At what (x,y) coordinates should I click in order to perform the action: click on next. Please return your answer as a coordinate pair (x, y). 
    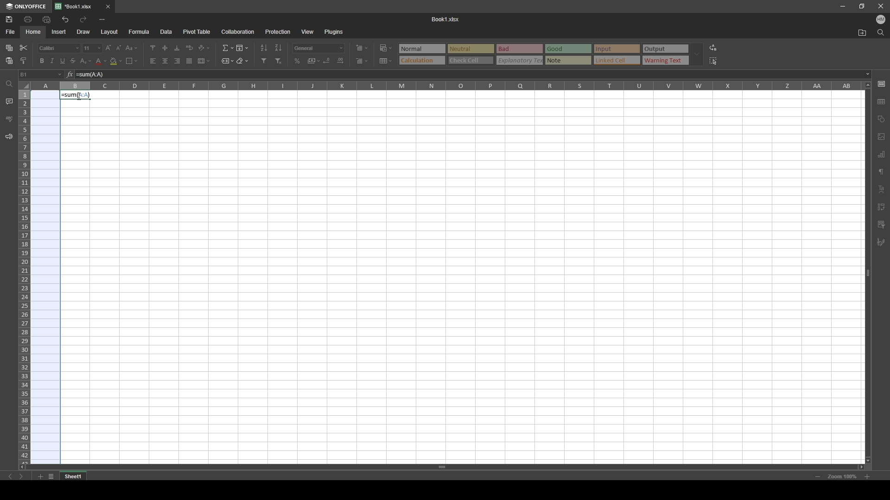
    Looking at the image, I should click on (21, 476).